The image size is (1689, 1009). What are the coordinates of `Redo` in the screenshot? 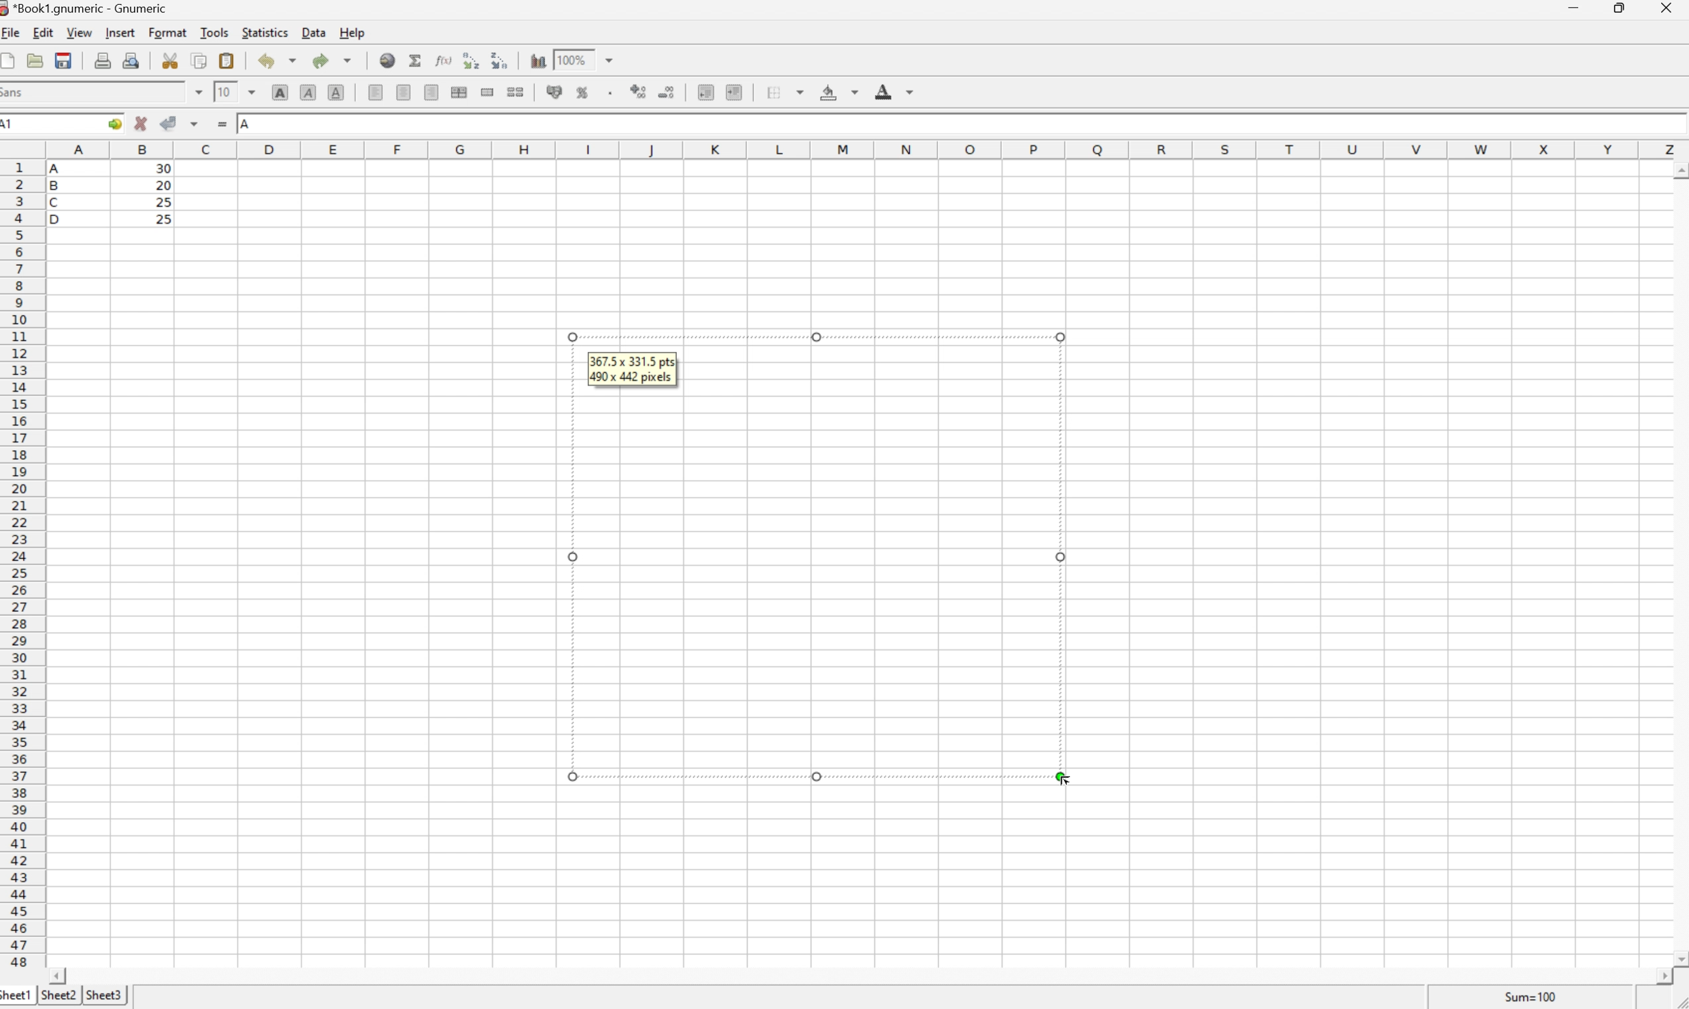 It's located at (331, 58).